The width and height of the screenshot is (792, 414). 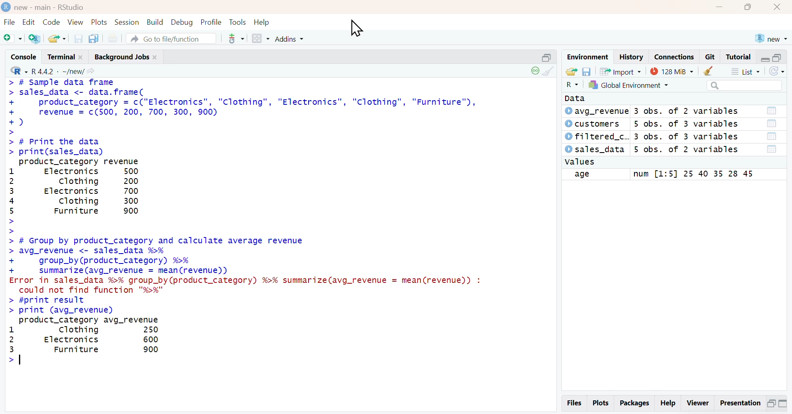 I want to click on New File, so click(x=12, y=38).